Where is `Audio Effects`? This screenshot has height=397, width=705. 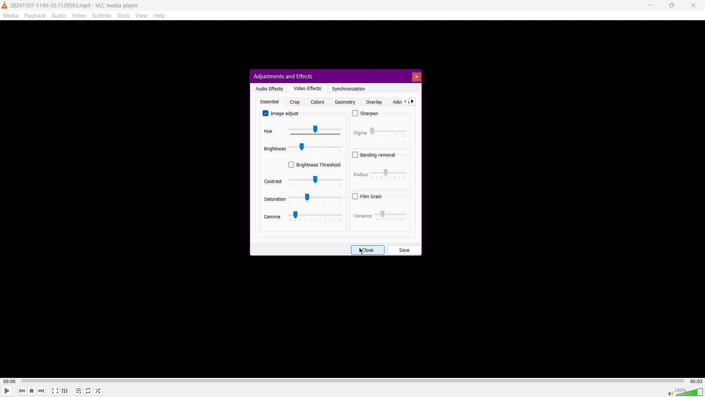
Audio Effects is located at coordinates (268, 88).